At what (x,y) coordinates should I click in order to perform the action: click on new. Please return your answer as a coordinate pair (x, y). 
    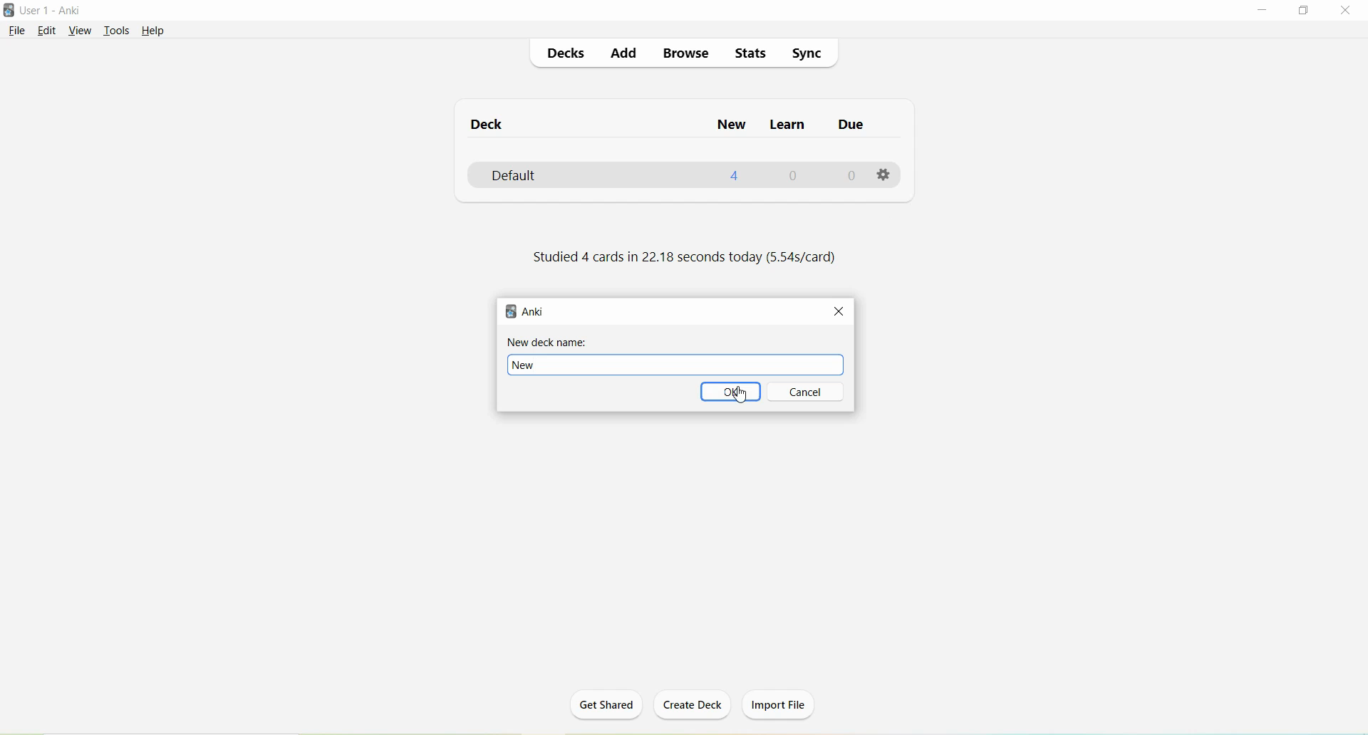
    Looking at the image, I should click on (676, 365).